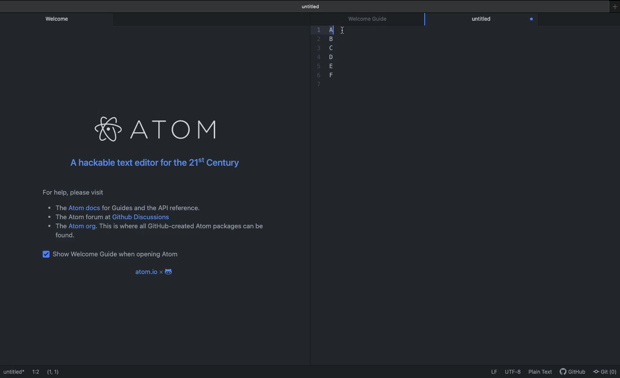  I want to click on A hackable text editor , so click(161, 164).